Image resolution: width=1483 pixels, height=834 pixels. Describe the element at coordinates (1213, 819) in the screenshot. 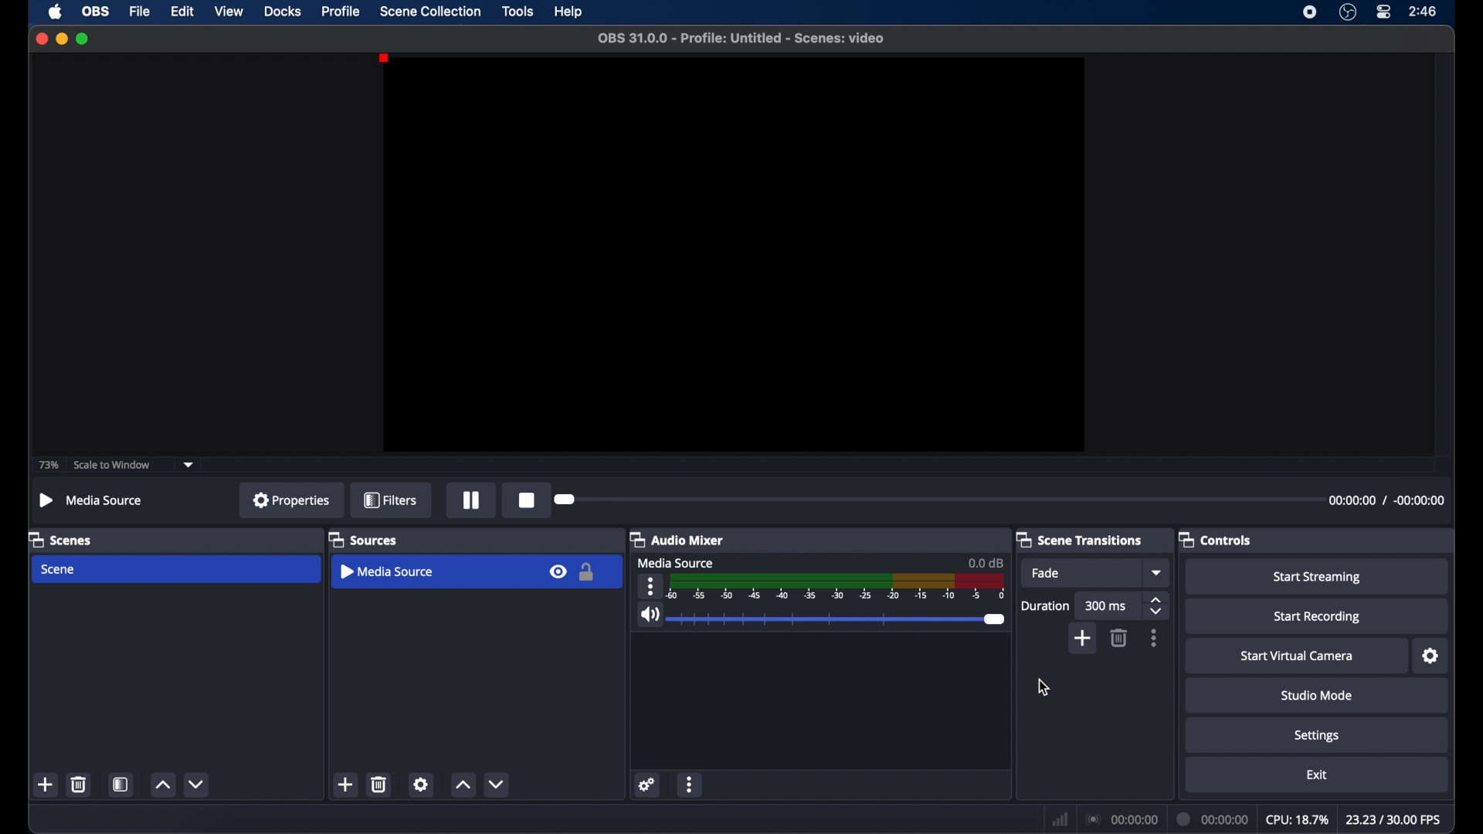

I see `duration` at that location.